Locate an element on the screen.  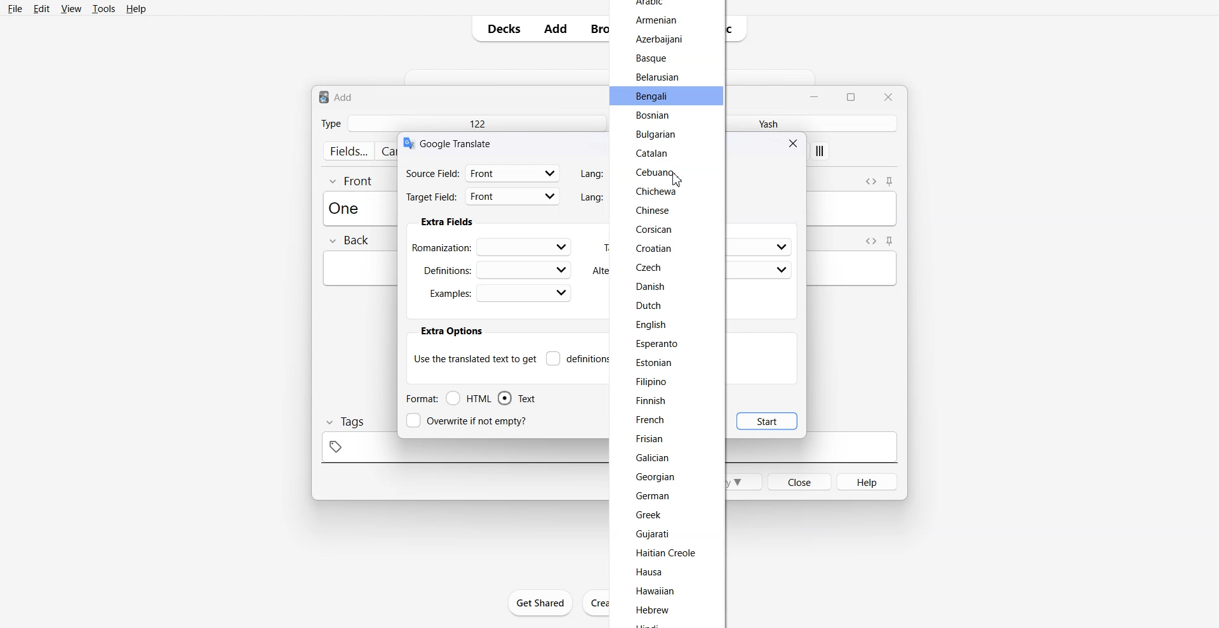
Greek is located at coordinates (649, 516).